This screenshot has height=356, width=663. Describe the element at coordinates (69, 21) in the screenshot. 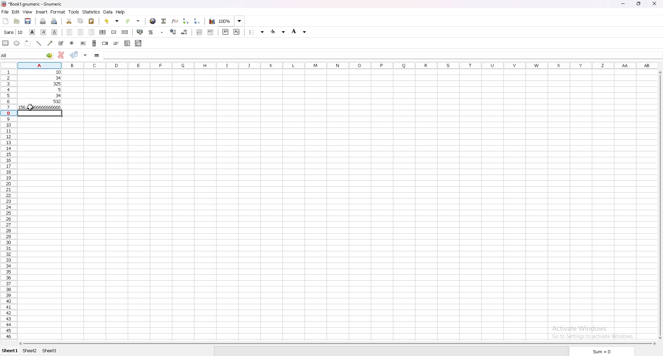

I see `cut` at that location.